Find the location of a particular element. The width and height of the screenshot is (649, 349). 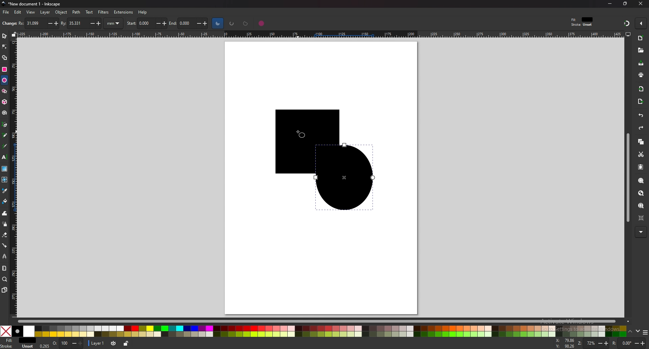

end is located at coordinates (190, 24).